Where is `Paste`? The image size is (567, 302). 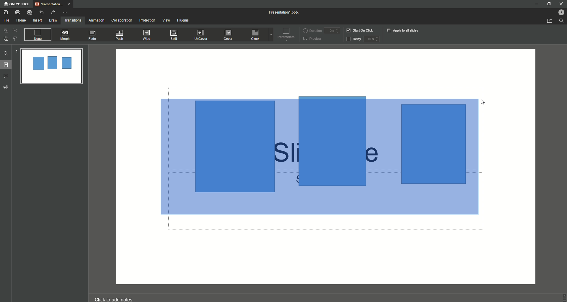
Paste is located at coordinates (6, 39).